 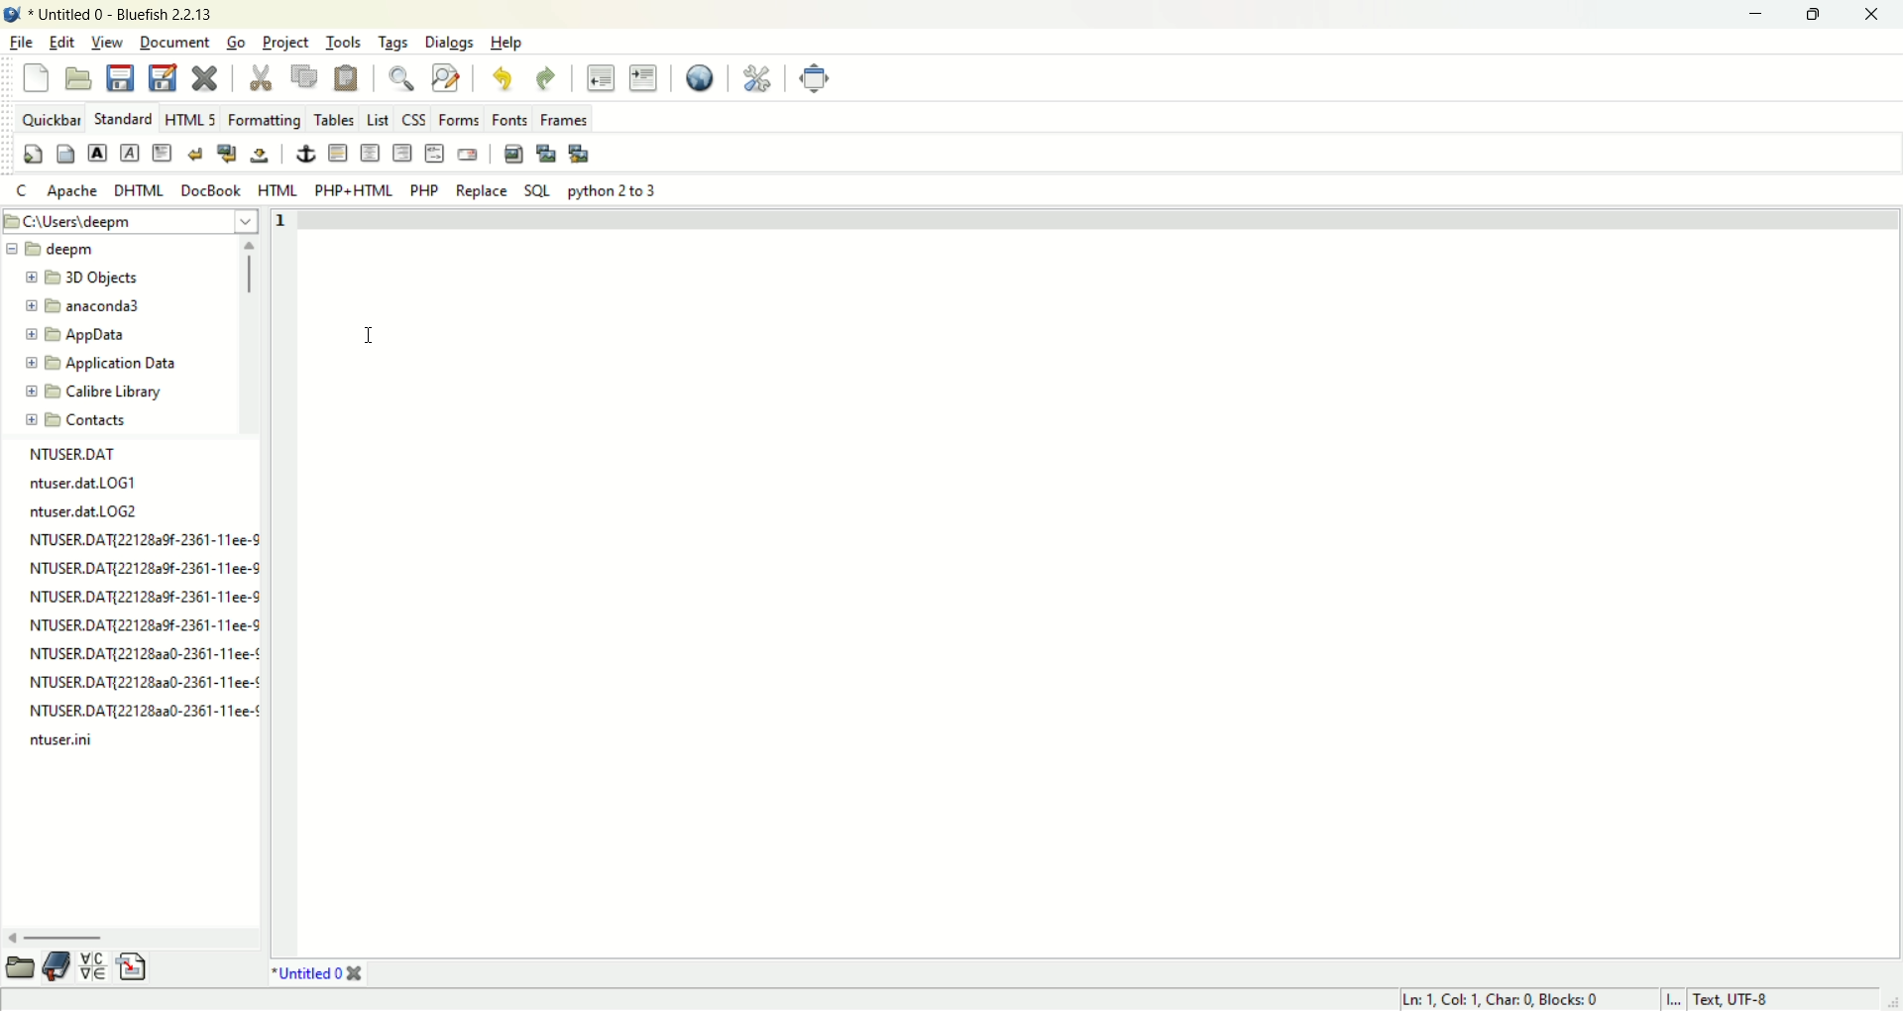 What do you see at coordinates (1782, 999) in the screenshot?
I see `character encoding` at bounding box center [1782, 999].